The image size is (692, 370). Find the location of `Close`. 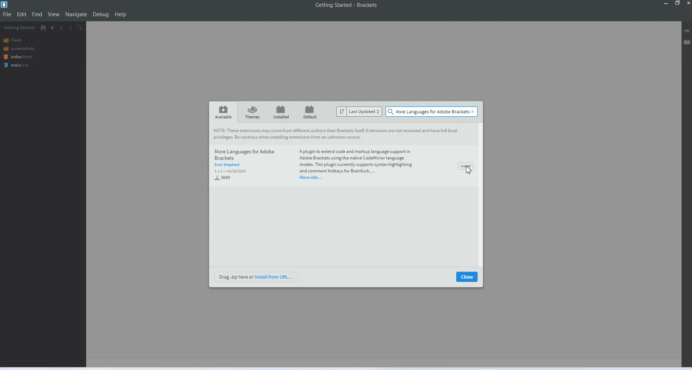

Close is located at coordinates (467, 276).